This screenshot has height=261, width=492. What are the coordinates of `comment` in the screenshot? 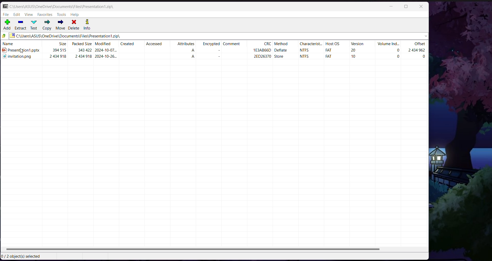 It's located at (233, 45).